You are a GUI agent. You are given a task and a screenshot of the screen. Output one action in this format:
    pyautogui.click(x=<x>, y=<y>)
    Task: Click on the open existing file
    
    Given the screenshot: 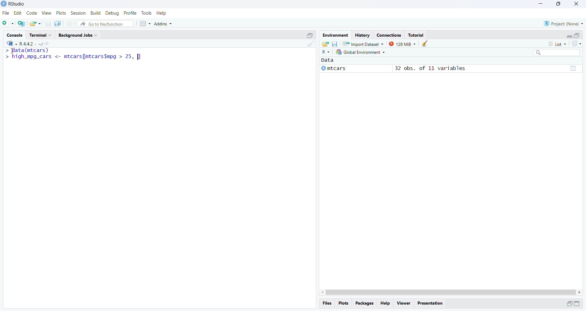 What is the action you would take?
    pyautogui.click(x=35, y=24)
    